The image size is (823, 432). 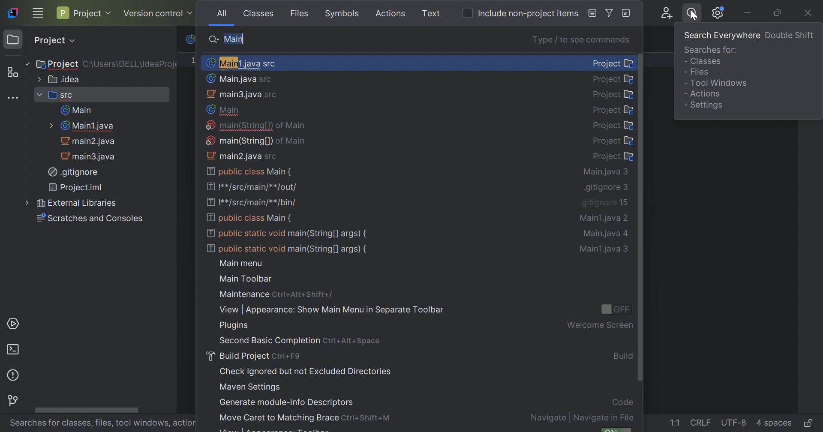 I want to click on Ctrl+Alt+Space, so click(x=352, y=341).